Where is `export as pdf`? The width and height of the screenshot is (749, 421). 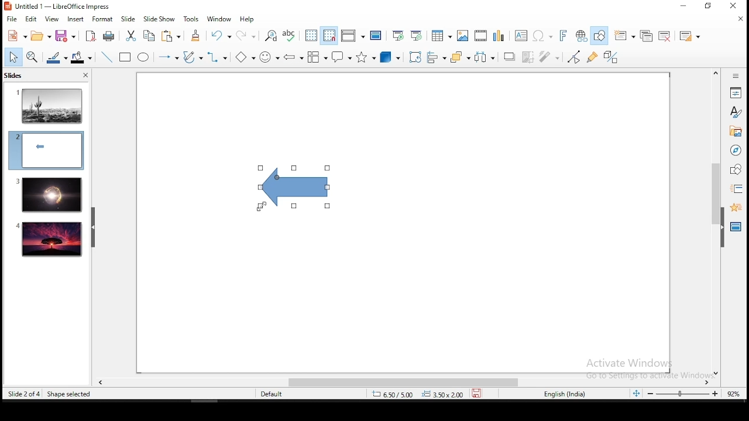 export as pdf is located at coordinates (90, 36).